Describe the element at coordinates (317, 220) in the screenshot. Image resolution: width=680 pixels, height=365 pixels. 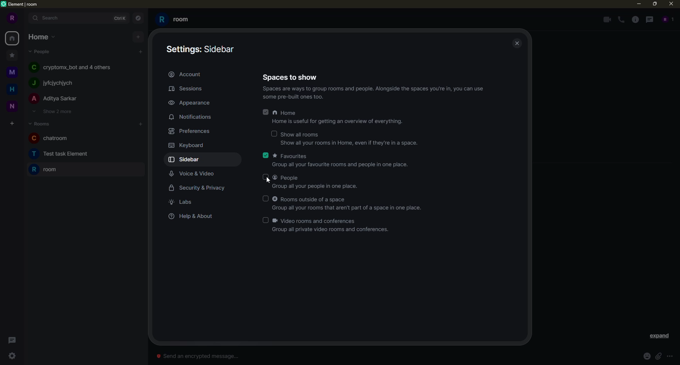
I see `video rooms` at that location.